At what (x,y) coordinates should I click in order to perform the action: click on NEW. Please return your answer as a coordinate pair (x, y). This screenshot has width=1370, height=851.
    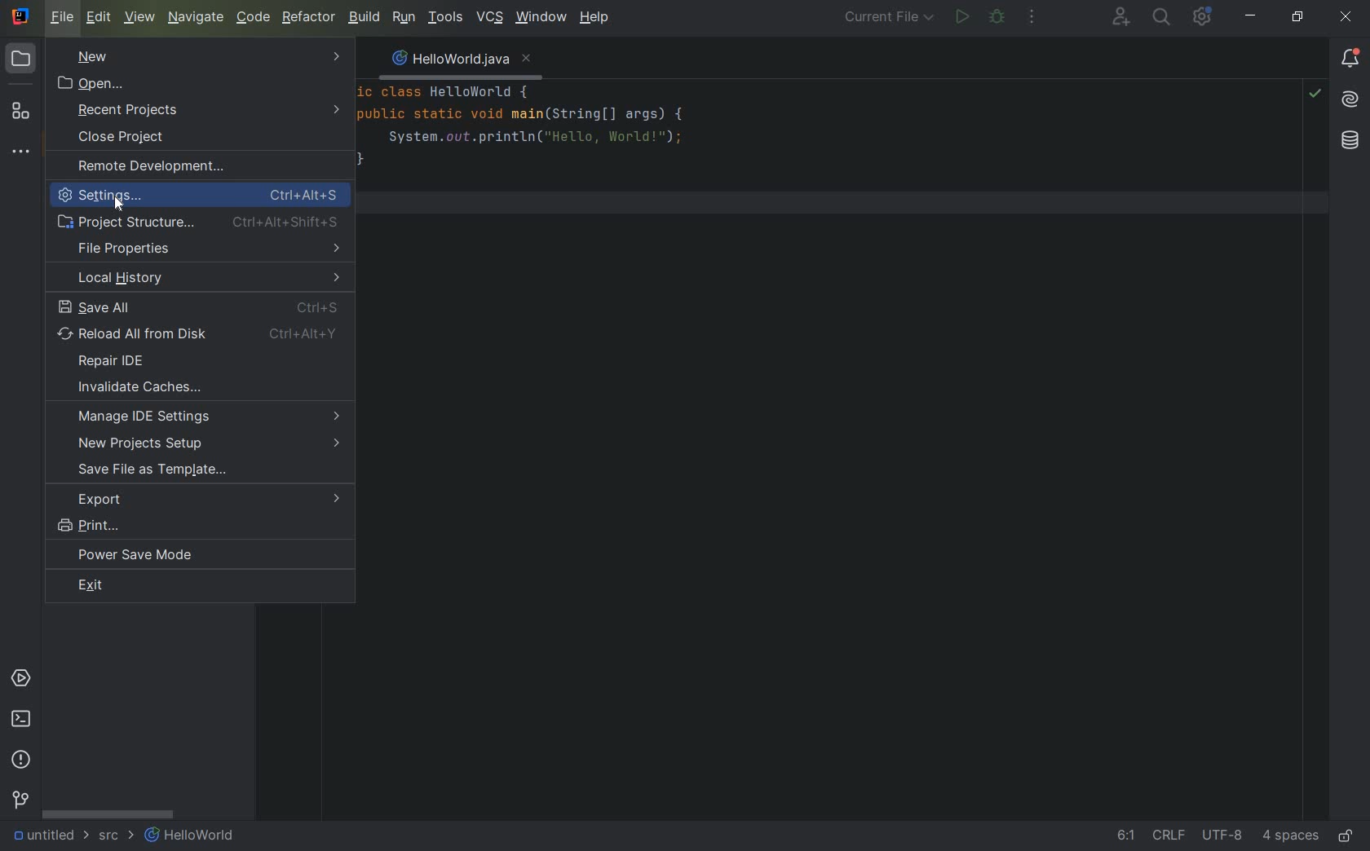
    Looking at the image, I should click on (202, 56).